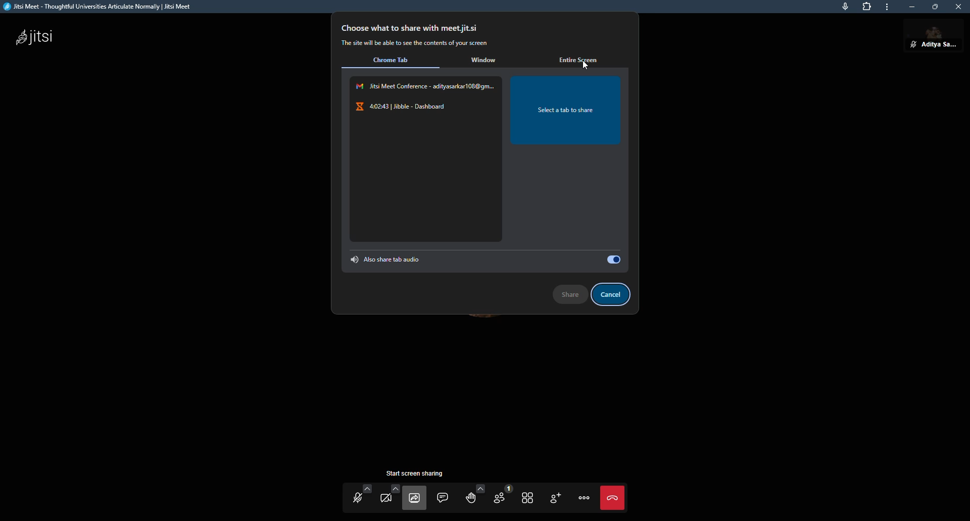 This screenshot has height=521, width=970. Describe the element at coordinates (35, 38) in the screenshot. I see `jitsi` at that location.